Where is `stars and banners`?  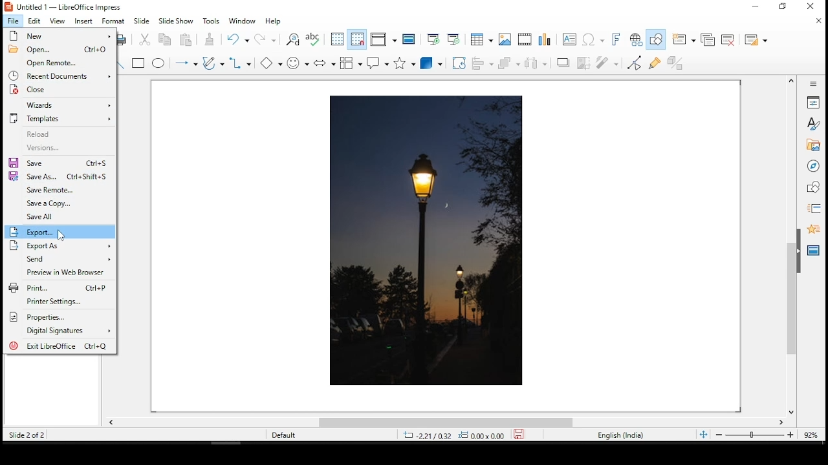
stars and banners is located at coordinates (403, 64).